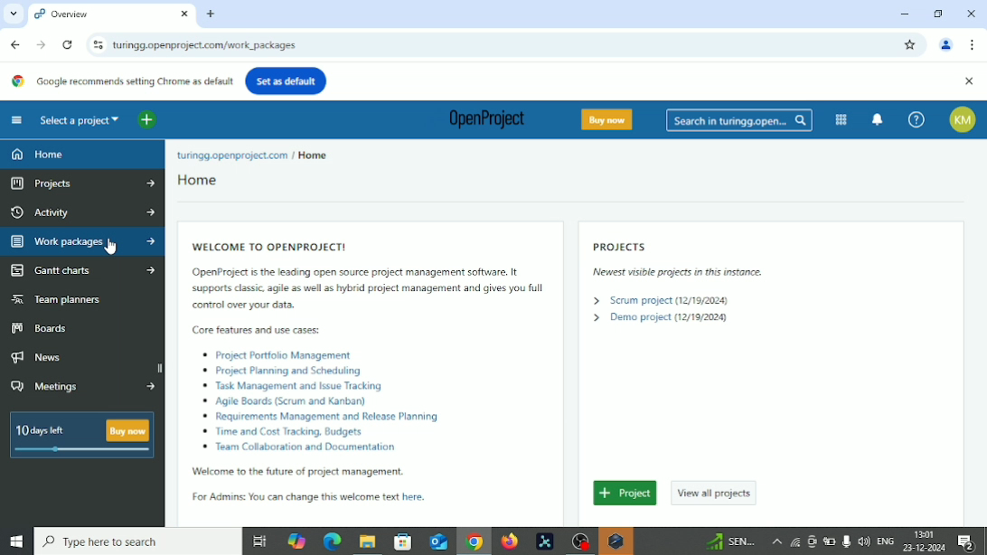  I want to click on Language, so click(887, 541).